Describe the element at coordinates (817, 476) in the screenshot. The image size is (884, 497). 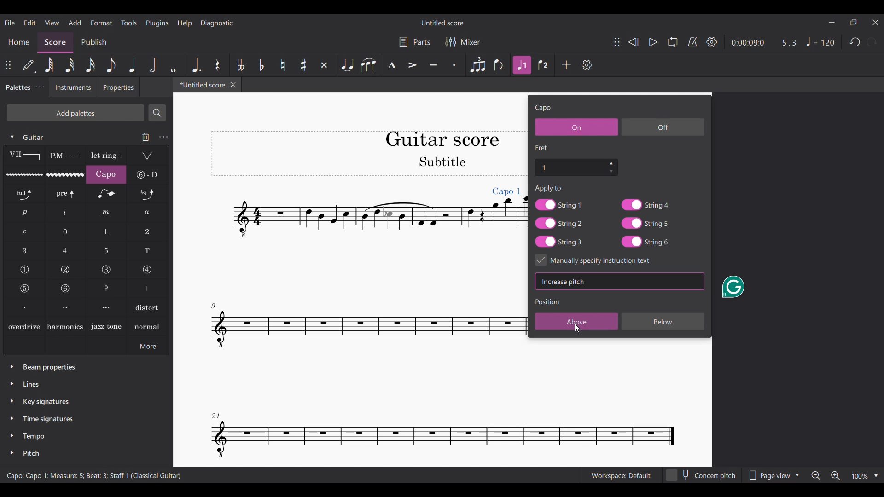
I see `Zoom out` at that location.